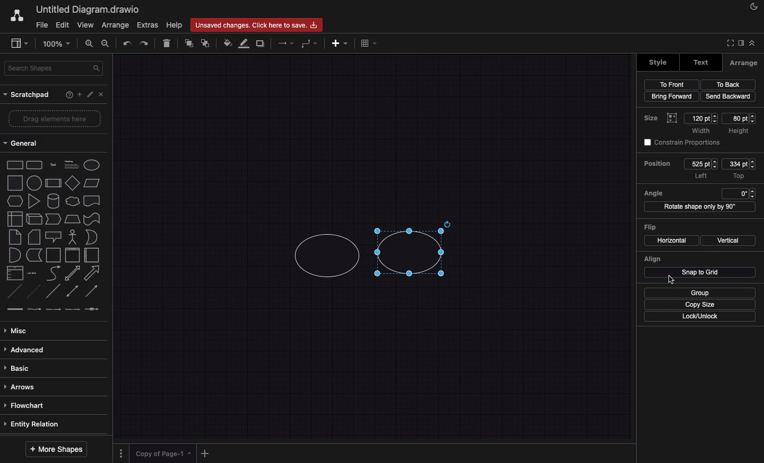 This screenshot has height=463, width=764. Describe the element at coordinates (284, 43) in the screenshot. I see `connection` at that location.